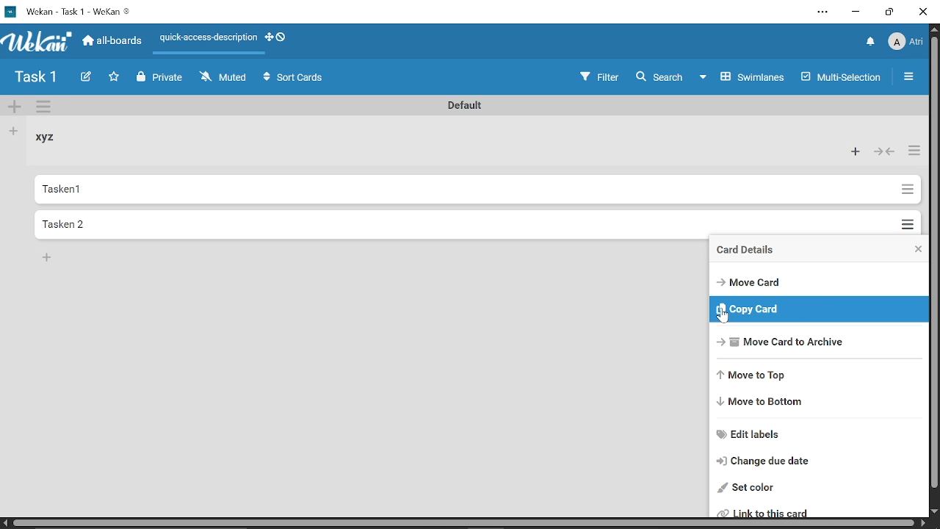  What do you see at coordinates (872, 42) in the screenshot?
I see `Notifications` at bounding box center [872, 42].